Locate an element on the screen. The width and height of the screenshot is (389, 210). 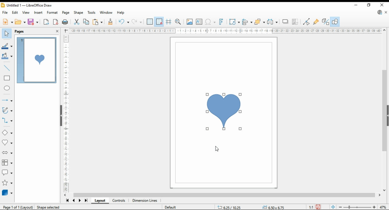
first page is located at coordinates (67, 201).